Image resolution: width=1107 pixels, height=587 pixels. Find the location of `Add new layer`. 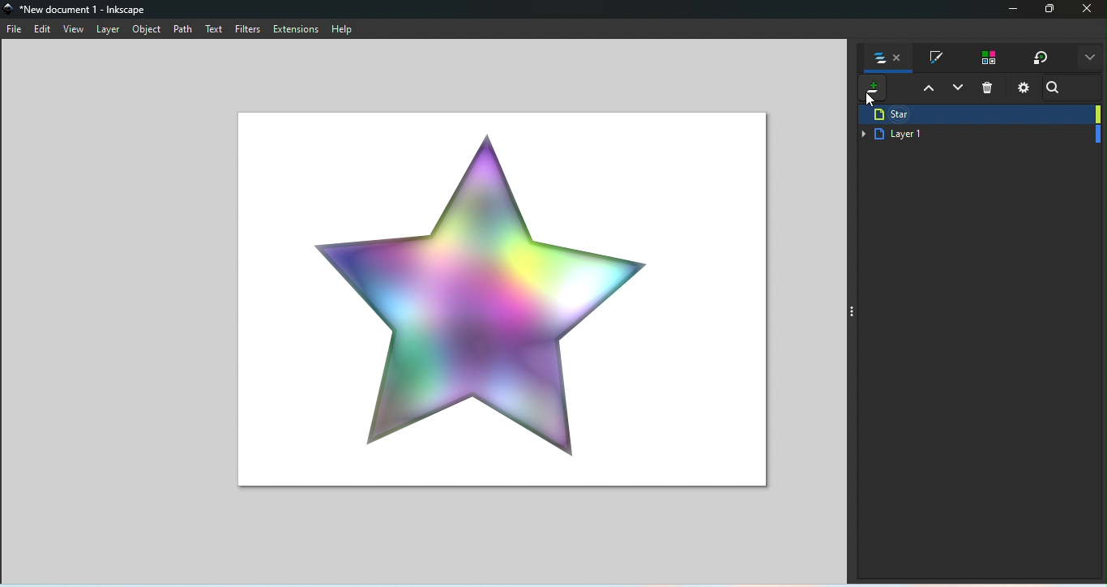

Add new layer is located at coordinates (870, 90).